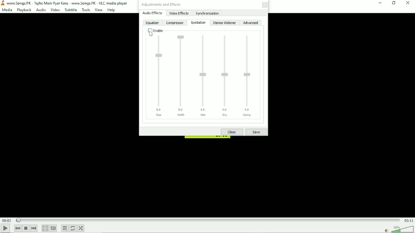 This screenshot has width=415, height=233. I want to click on www.Songs.PK - Tujhe Main Pyar Karu - www.Songs.PK - VLC media player, so click(65, 3).